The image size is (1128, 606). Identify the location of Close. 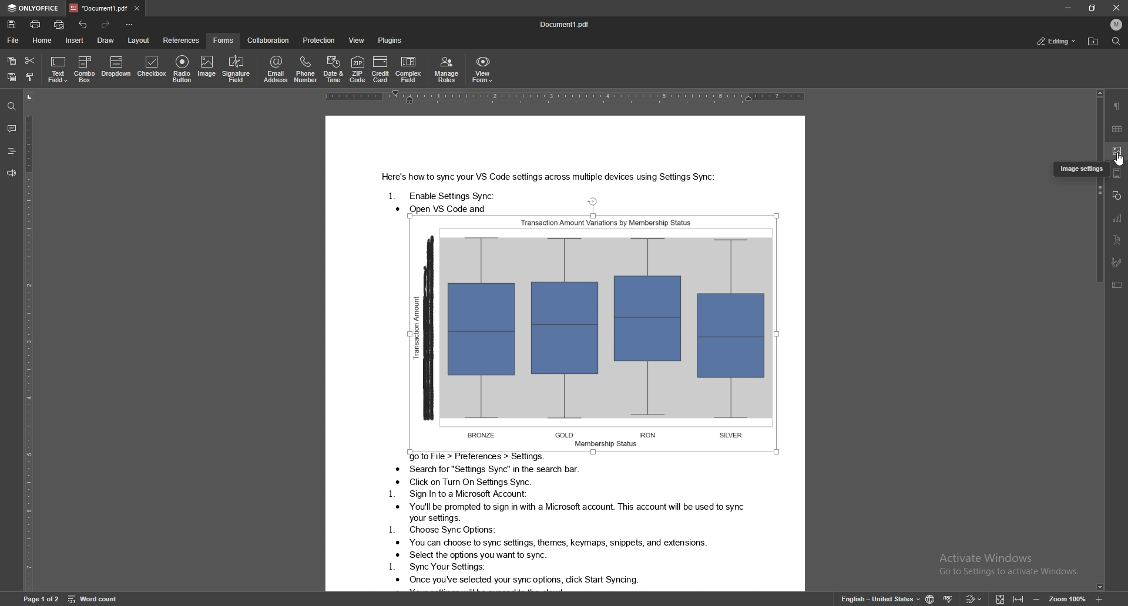
(1115, 6).